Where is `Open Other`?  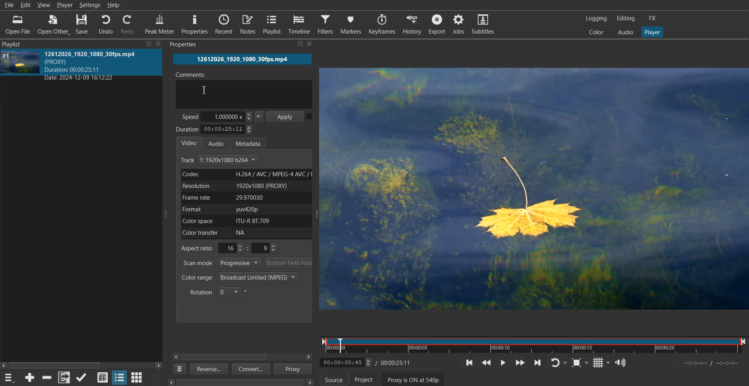 Open Other is located at coordinates (53, 24).